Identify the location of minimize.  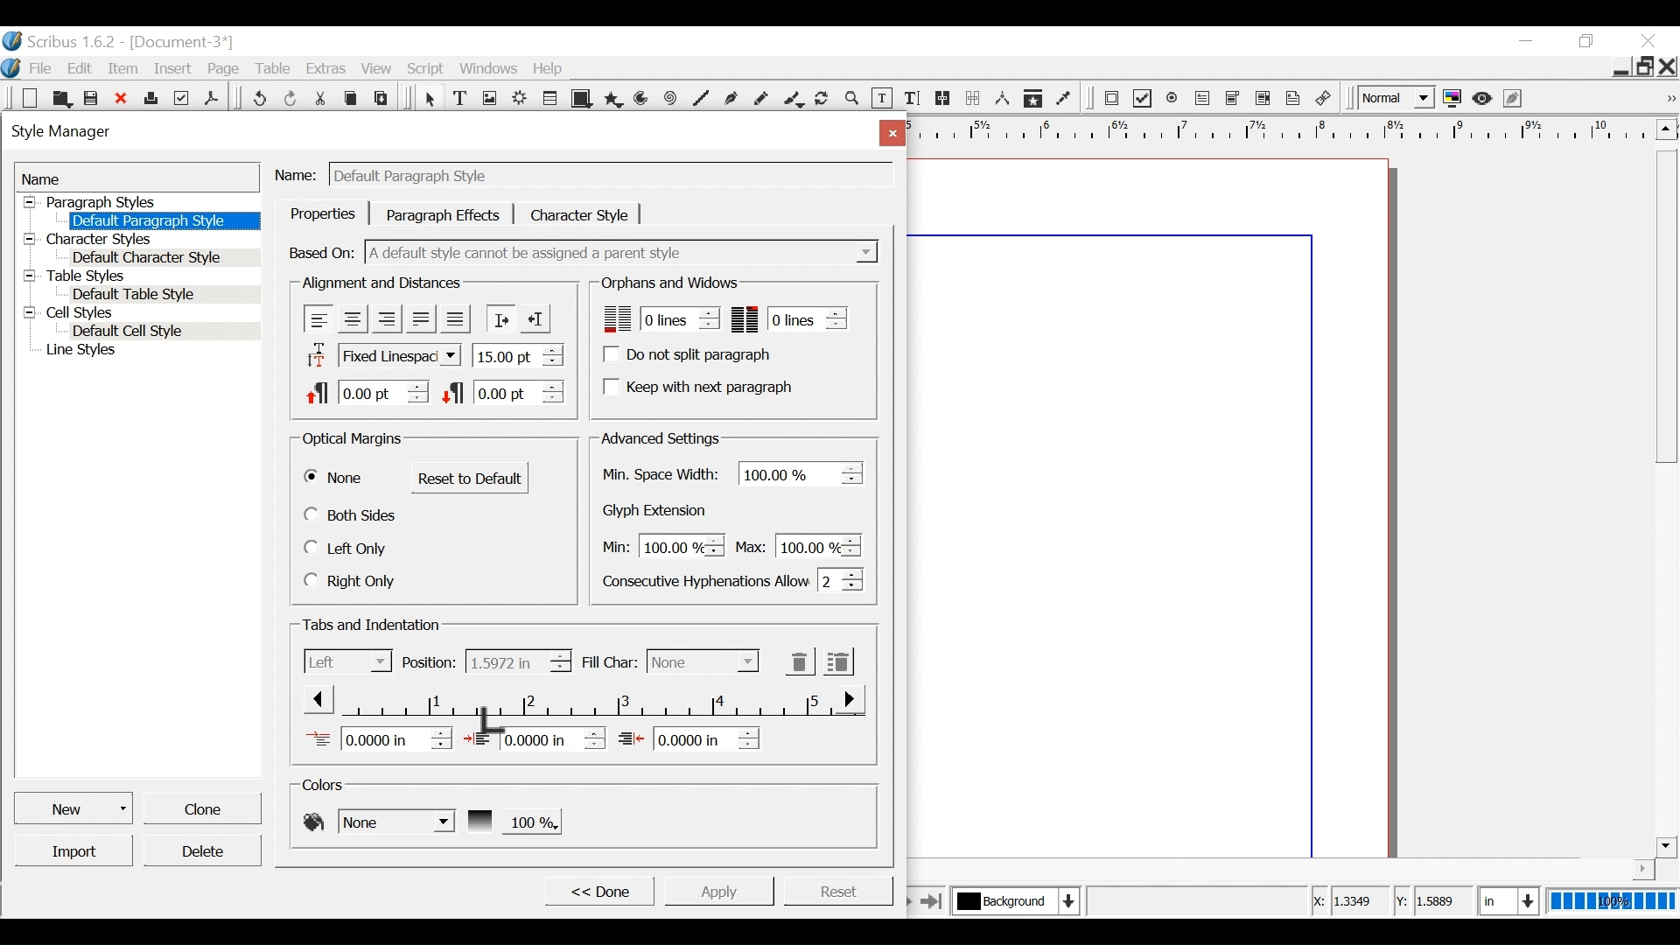
(1525, 40).